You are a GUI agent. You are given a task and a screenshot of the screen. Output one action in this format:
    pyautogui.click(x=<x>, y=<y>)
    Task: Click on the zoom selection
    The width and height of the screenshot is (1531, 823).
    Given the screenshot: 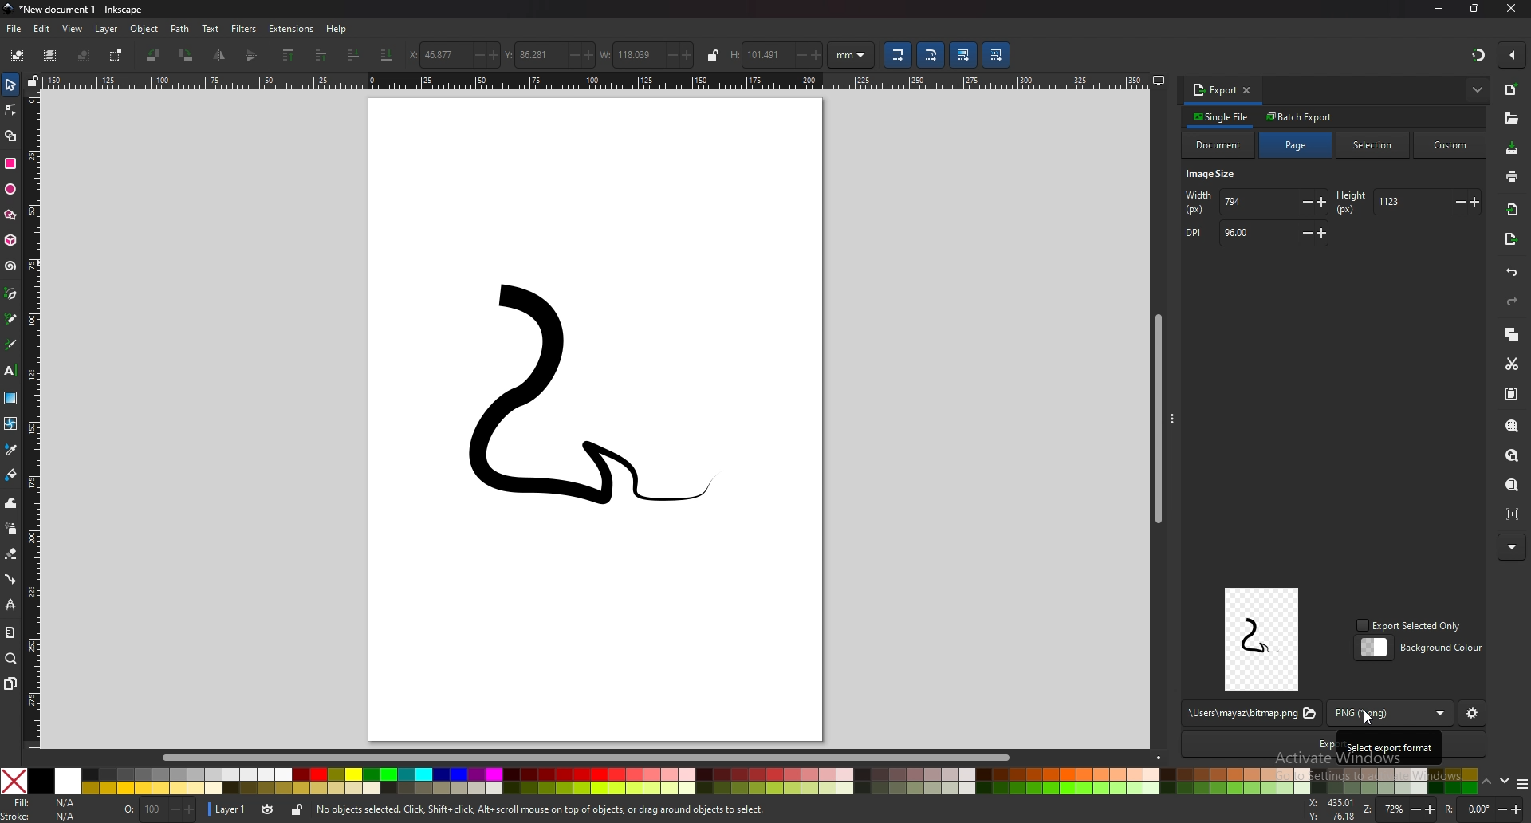 What is the action you would take?
    pyautogui.click(x=1513, y=424)
    